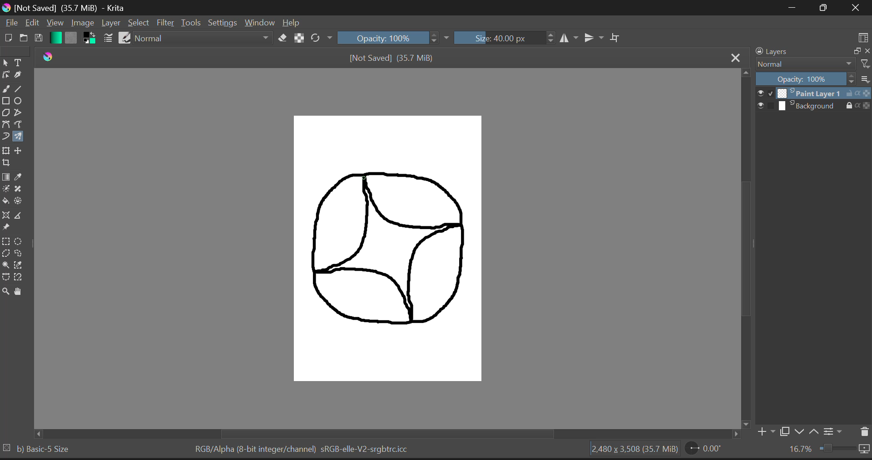 This screenshot has width=872, height=460. Describe the element at coordinates (20, 101) in the screenshot. I see `Ellipses` at that location.